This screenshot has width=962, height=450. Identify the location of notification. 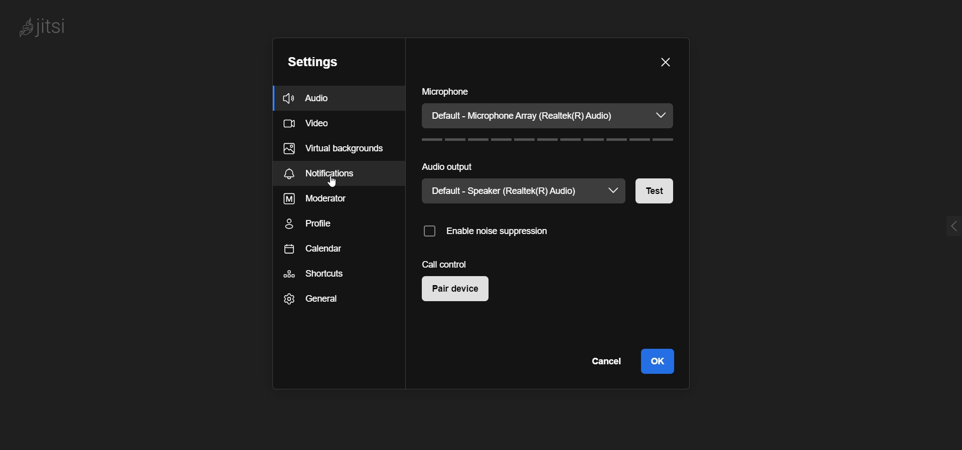
(330, 172).